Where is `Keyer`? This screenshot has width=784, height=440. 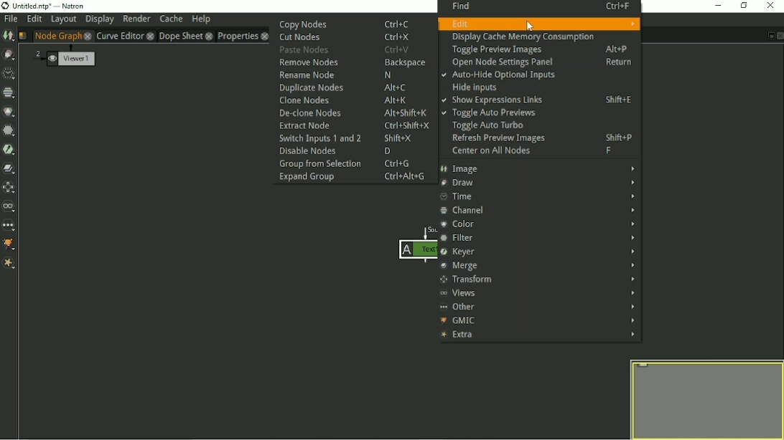
Keyer is located at coordinates (540, 251).